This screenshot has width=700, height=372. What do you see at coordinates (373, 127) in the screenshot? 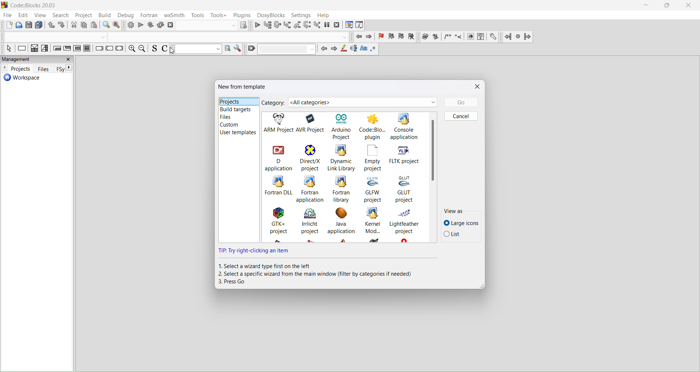
I see `code::blocks plugins` at bounding box center [373, 127].